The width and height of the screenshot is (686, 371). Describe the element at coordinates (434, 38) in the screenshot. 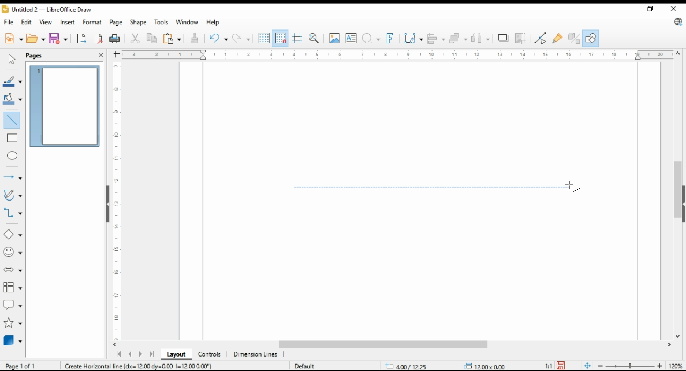

I see `align objects` at that location.